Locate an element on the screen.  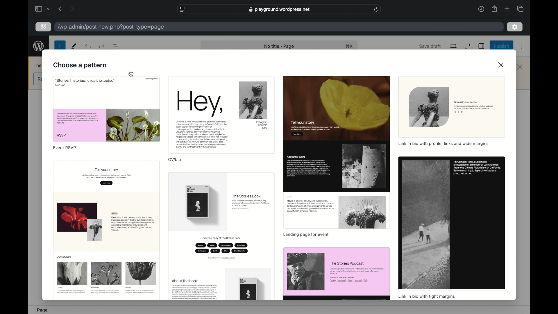
redo is located at coordinates (89, 46).